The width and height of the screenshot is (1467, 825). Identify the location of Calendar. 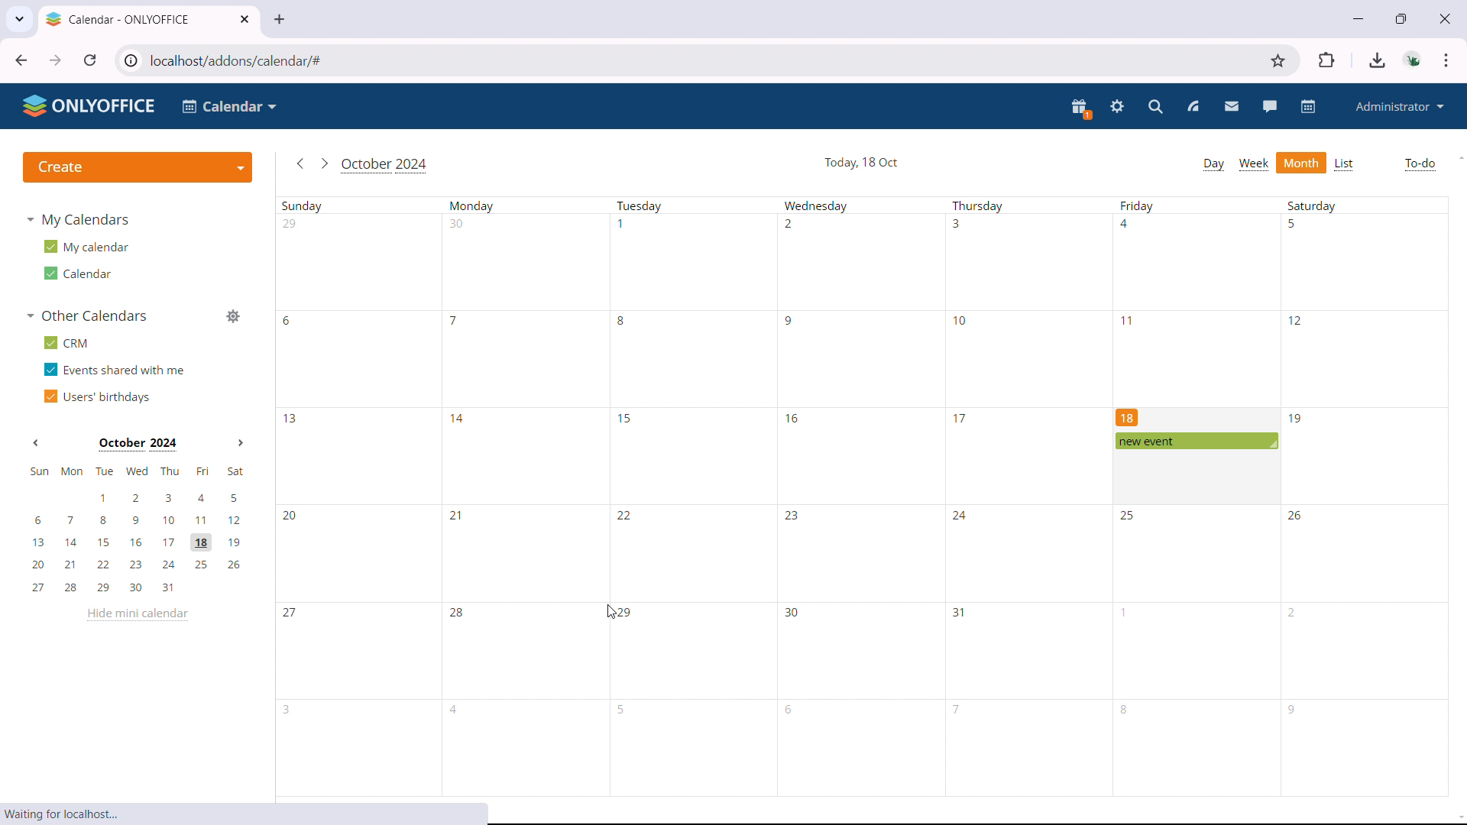
(231, 106).